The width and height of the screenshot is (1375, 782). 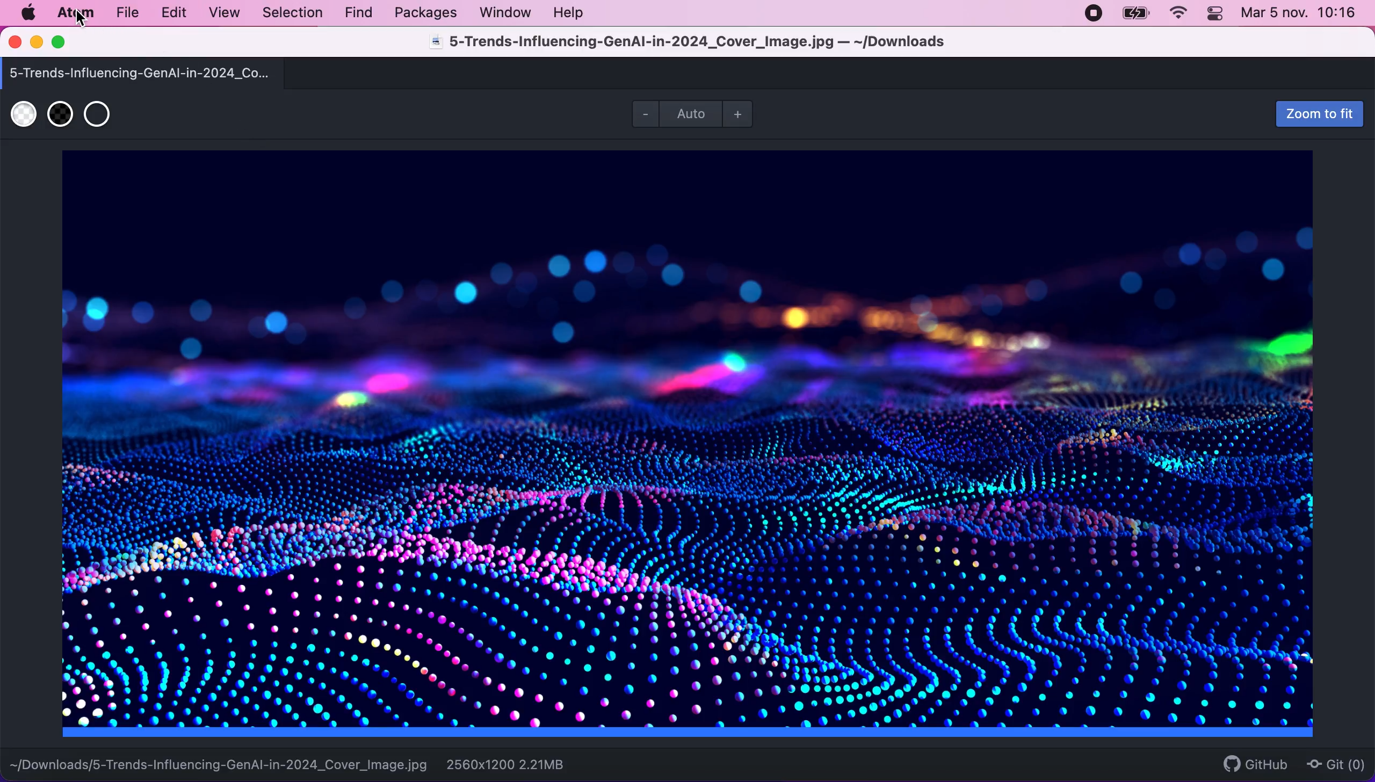 What do you see at coordinates (126, 13) in the screenshot?
I see `file` at bounding box center [126, 13].